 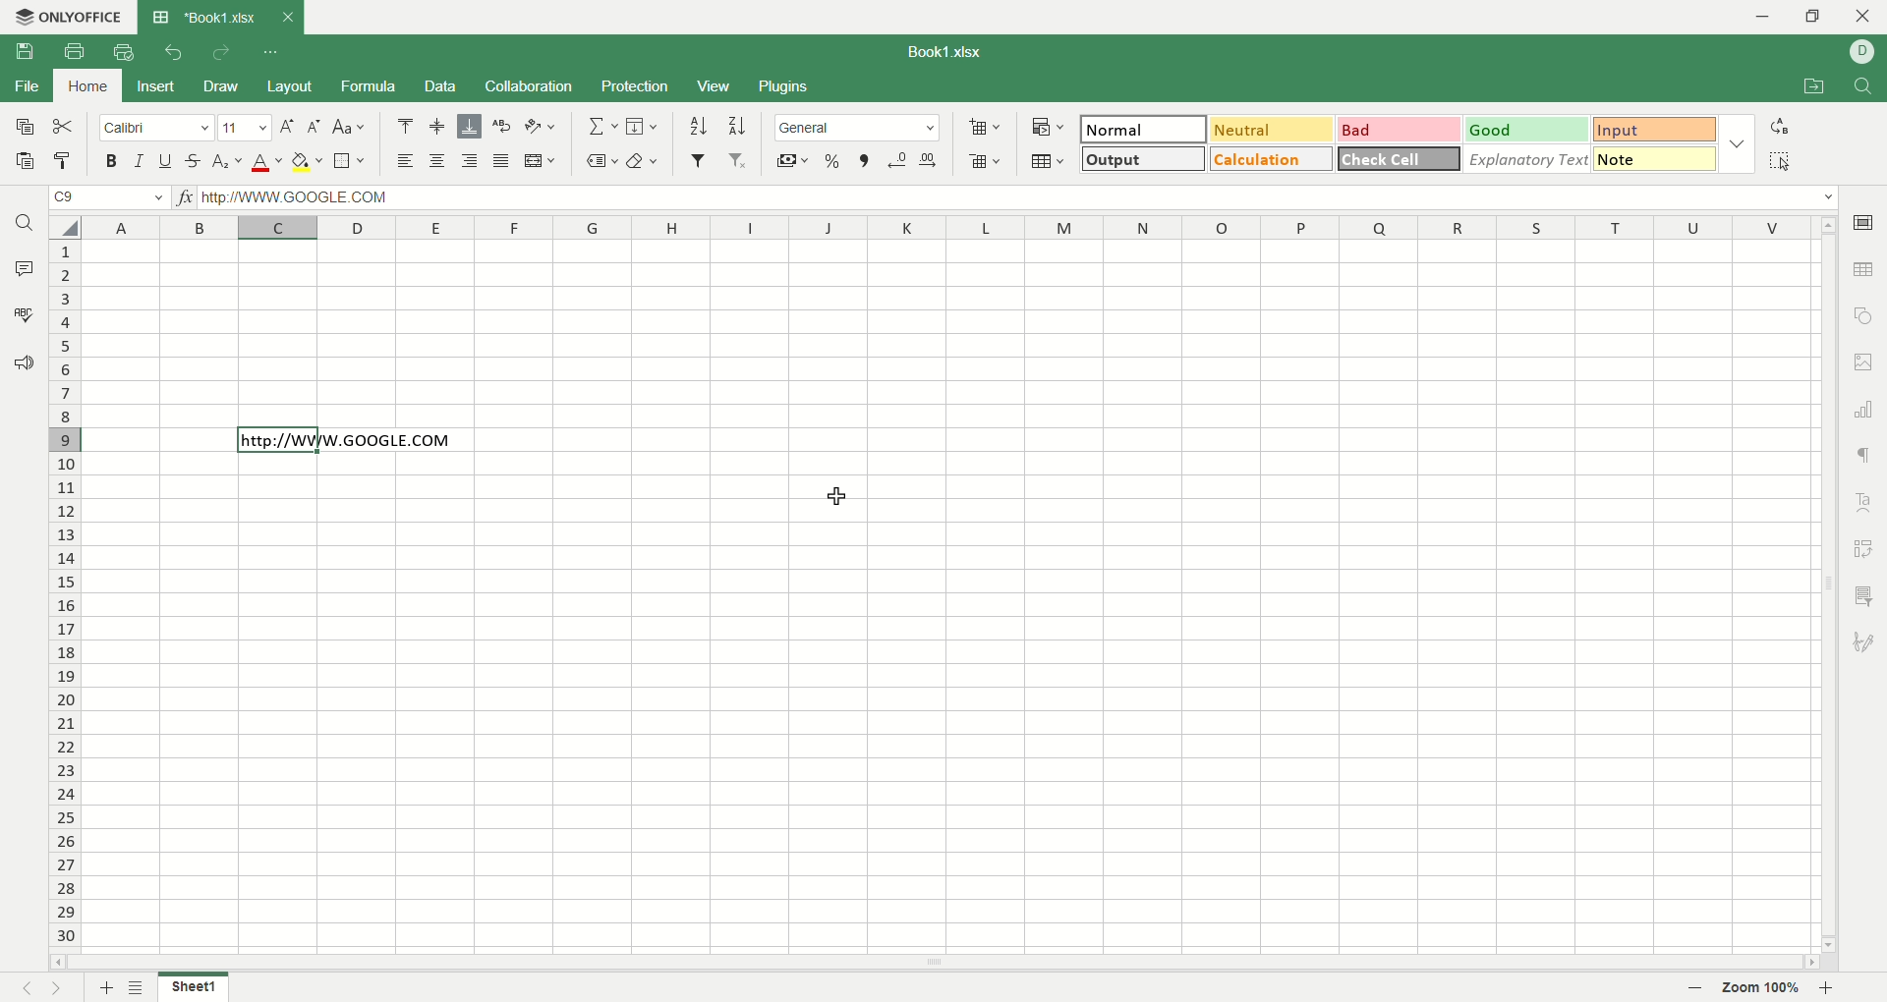 What do you see at coordinates (71, 18) in the screenshot?
I see `onlyoffice` at bounding box center [71, 18].